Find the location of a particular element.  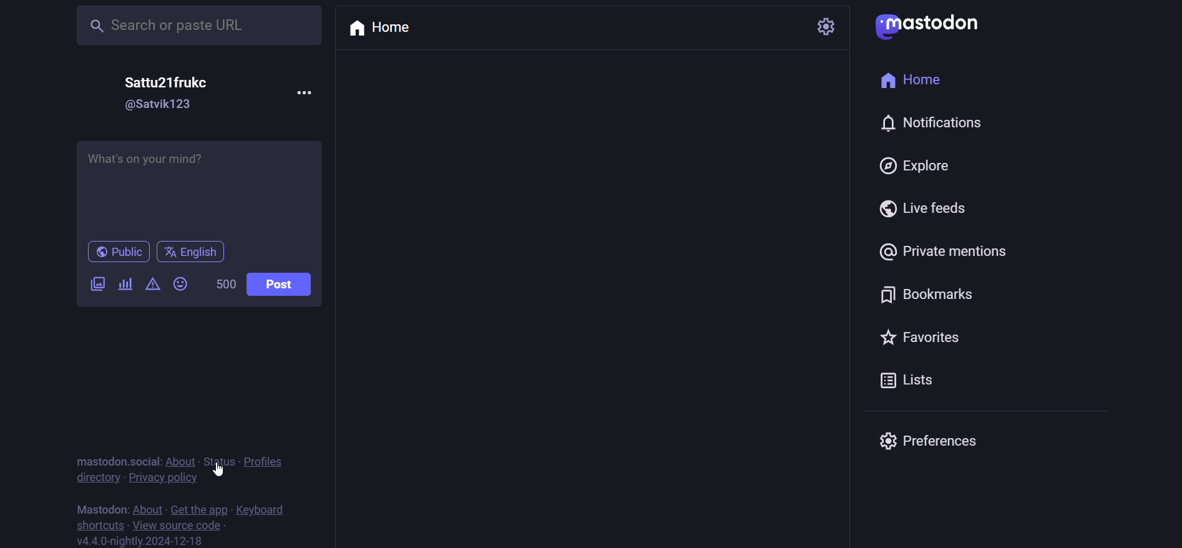

about is located at coordinates (147, 509).